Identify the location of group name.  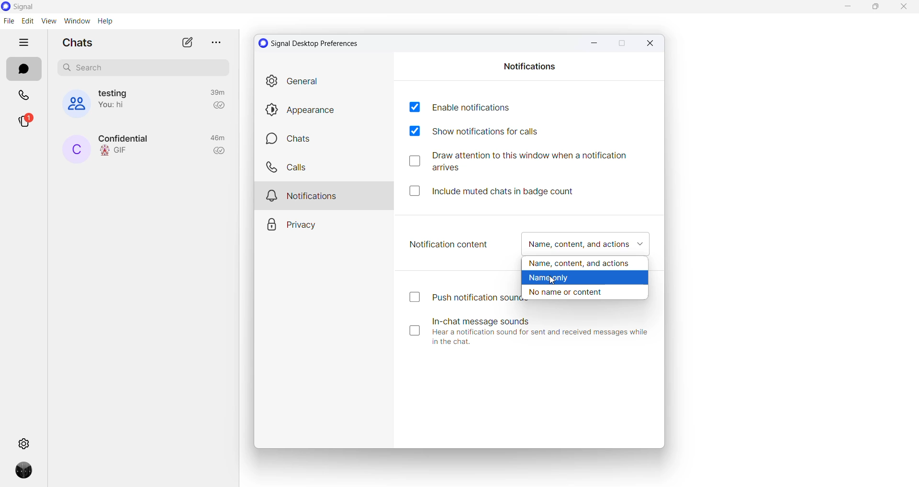
(116, 92).